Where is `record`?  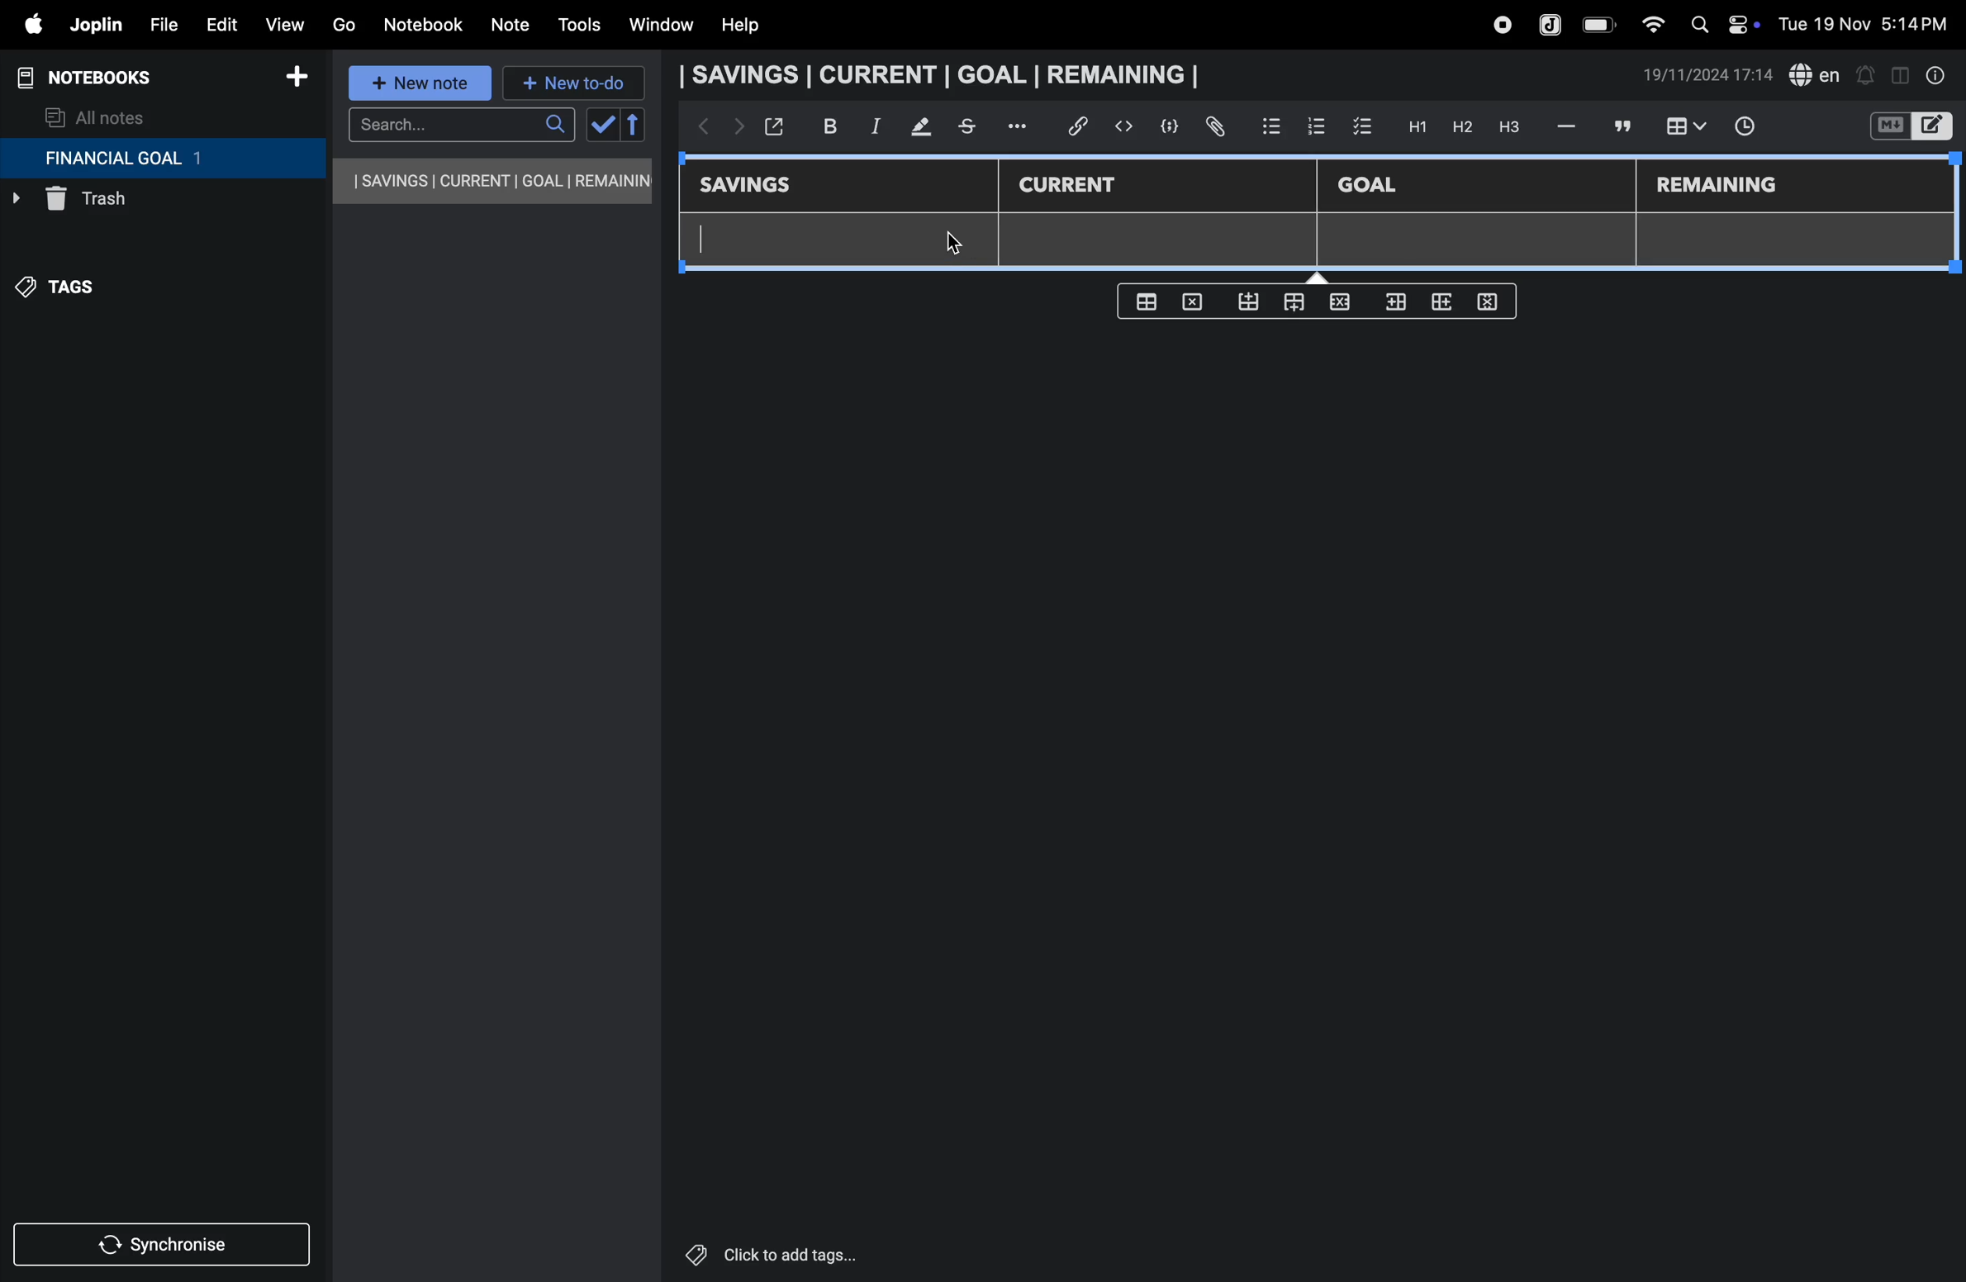
record is located at coordinates (1501, 25).